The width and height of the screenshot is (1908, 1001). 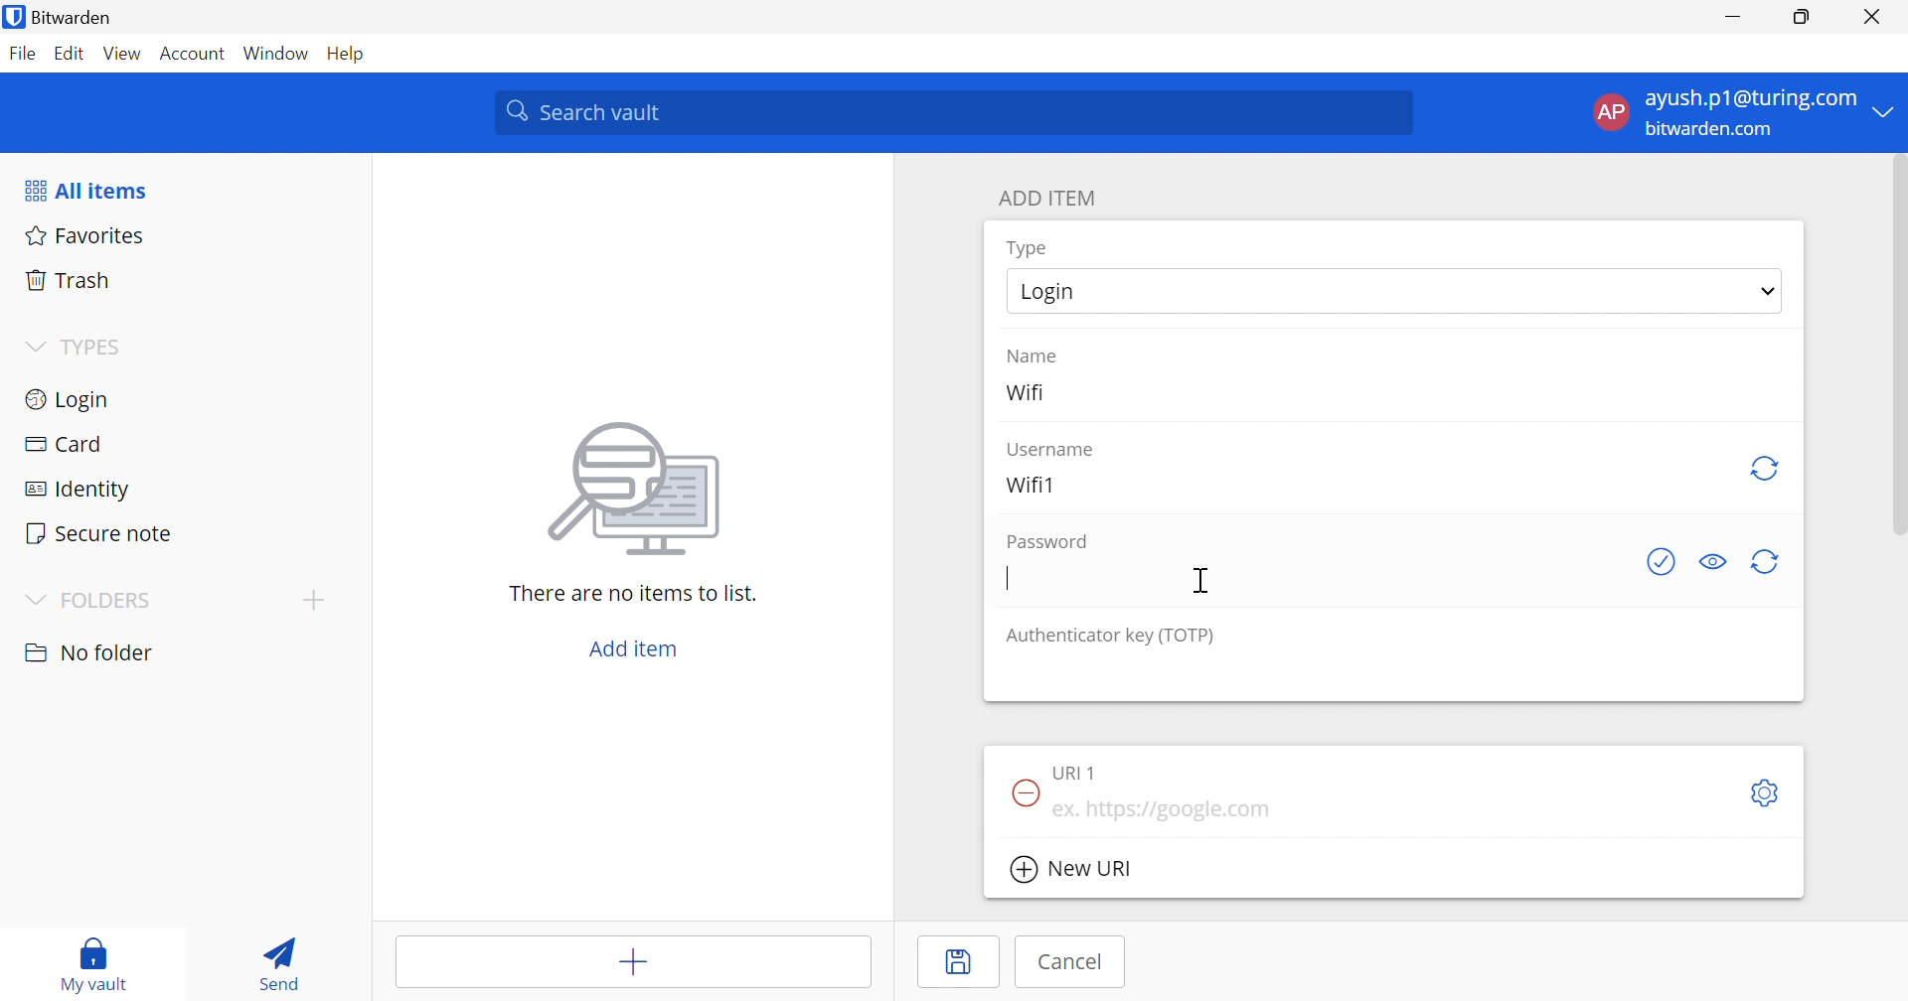 I want to click on Help, so click(x=351, y=53).